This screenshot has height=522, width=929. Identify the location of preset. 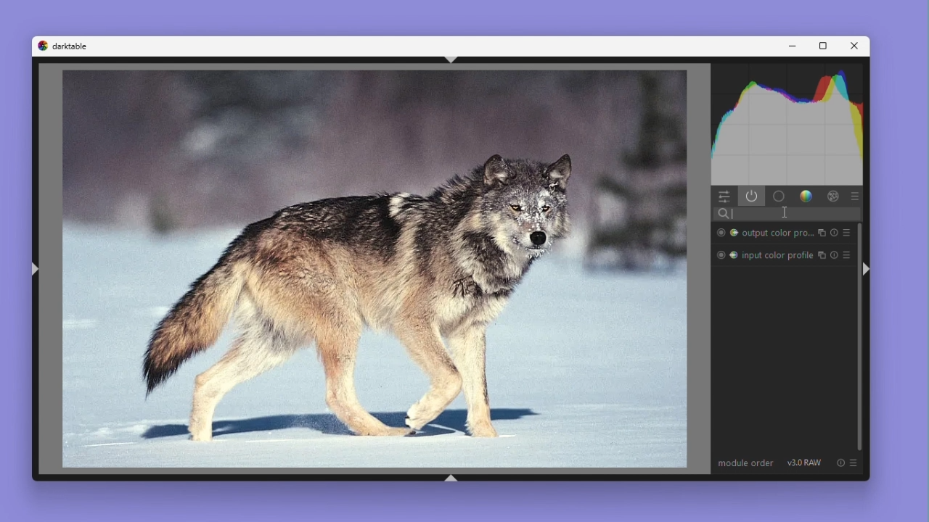
(855, 463).